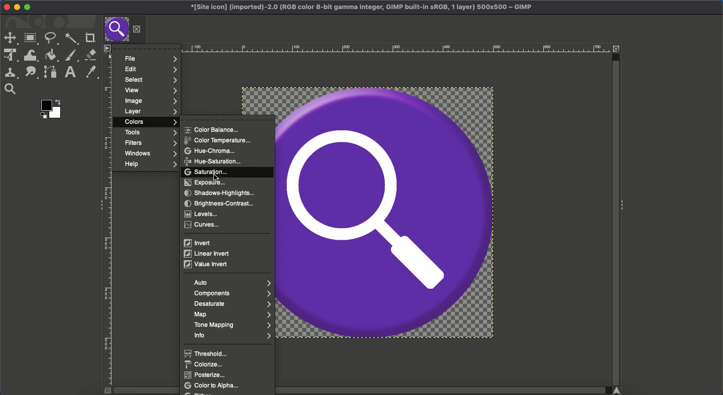  What do you see at coordinates (364, 7) in the screenshot?
I see `GIMP project` at bounding box center [364, 7].